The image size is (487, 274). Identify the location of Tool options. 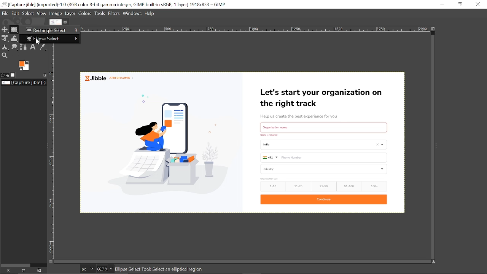
(3, 75).